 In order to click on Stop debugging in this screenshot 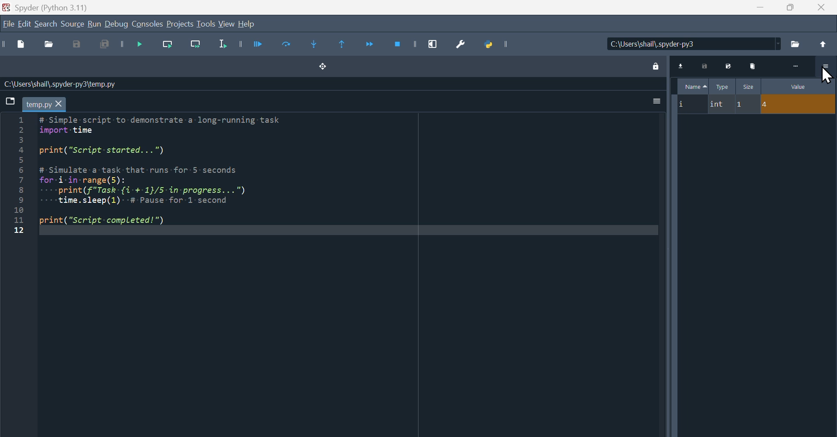, I will do `click(398, 45)`.